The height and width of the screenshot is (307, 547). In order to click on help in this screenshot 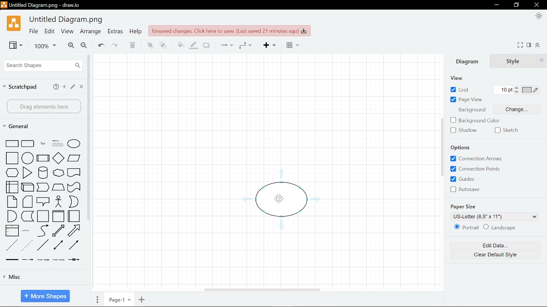, I will do `click(56, 87)`.